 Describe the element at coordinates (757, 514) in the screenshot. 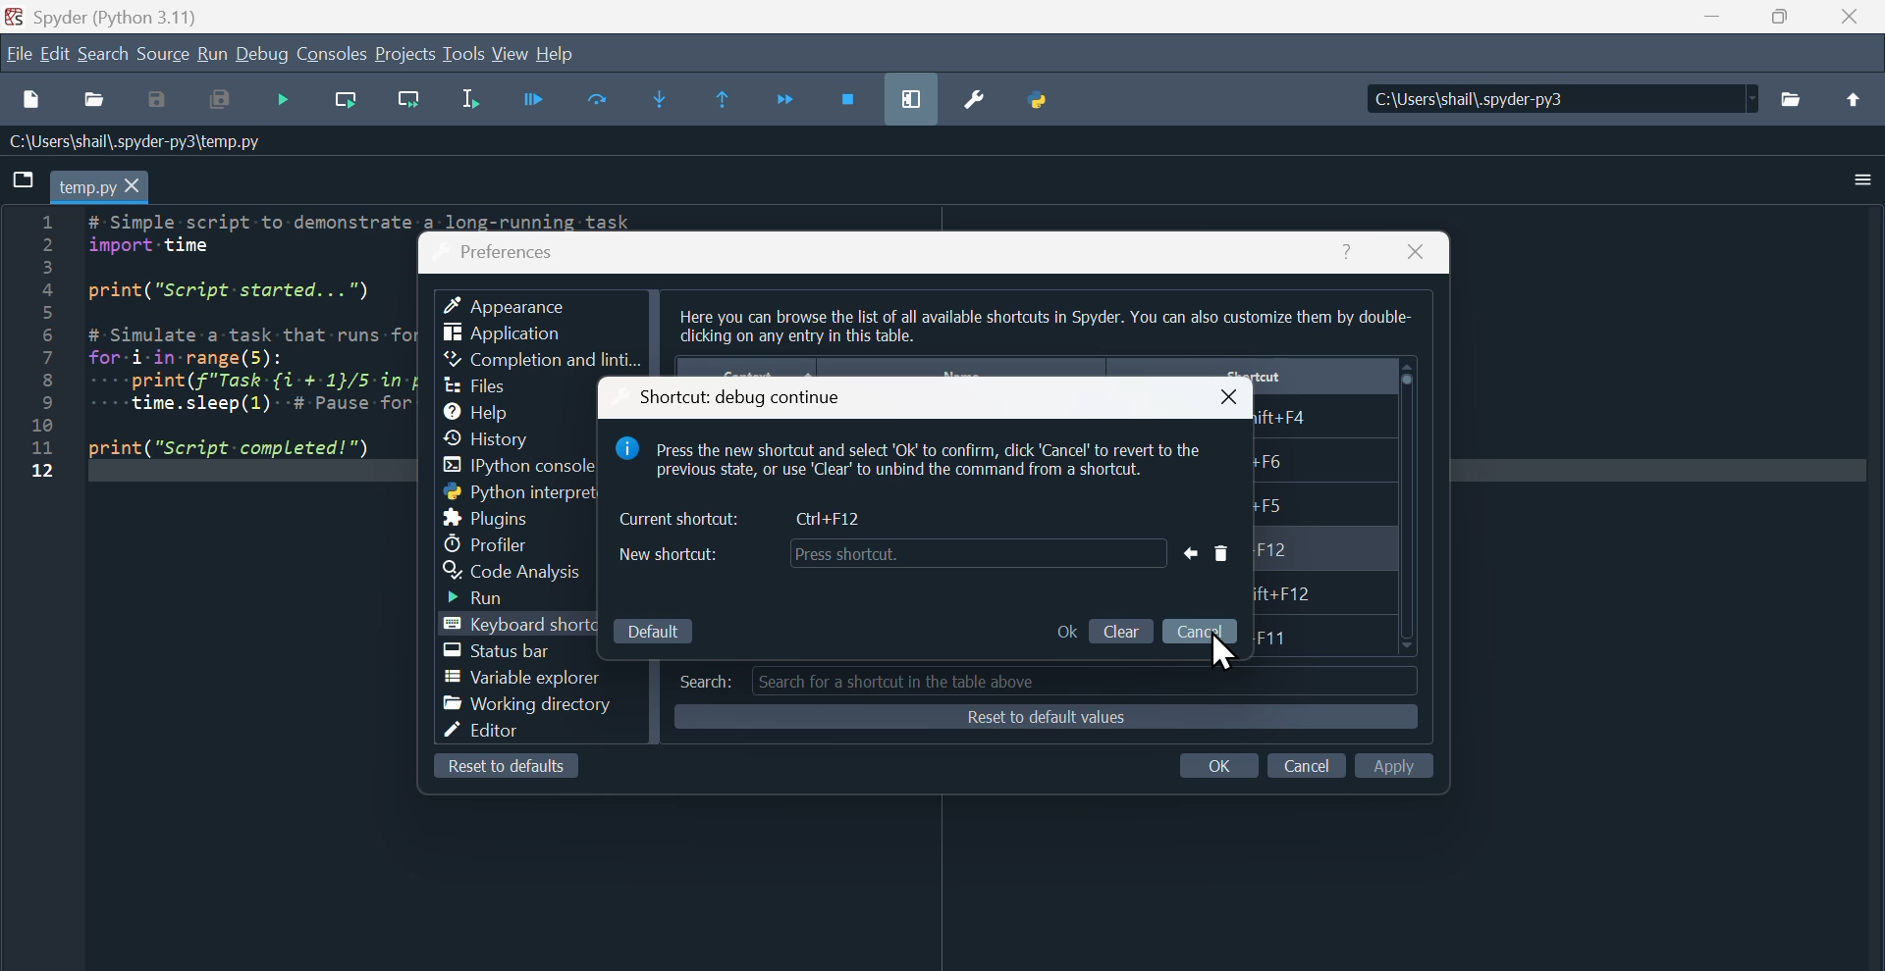

I see `Current shortcut` at that location.